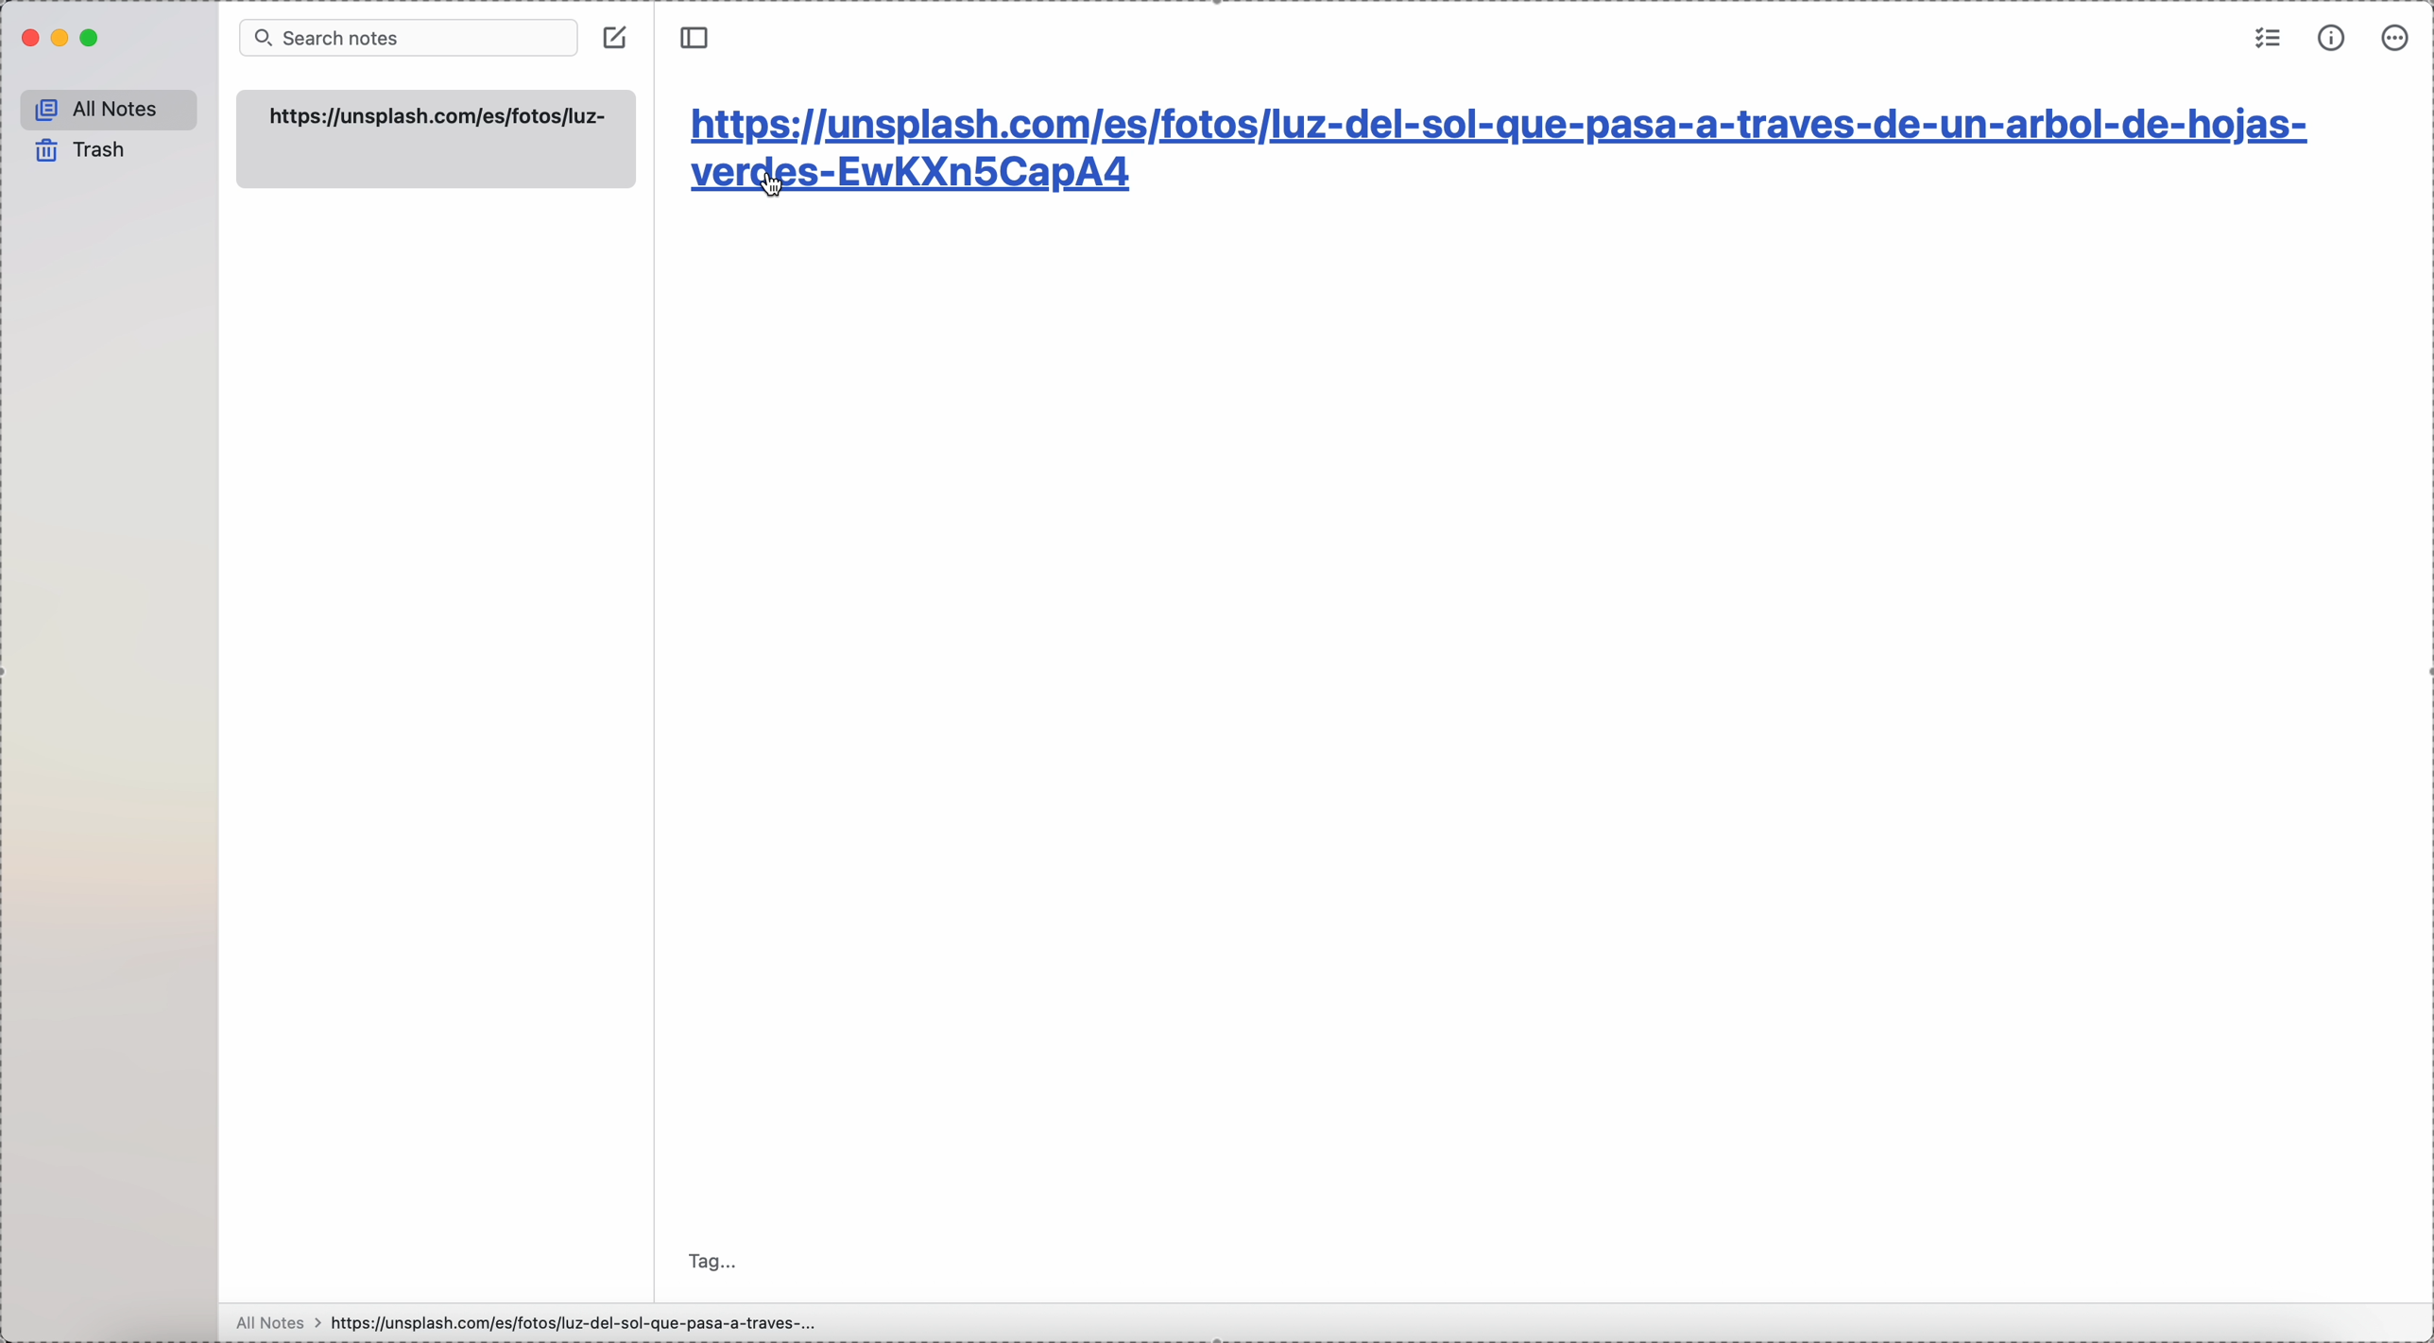 Image resolution: width=2434 pixels, height=1343 pixels. Describe the element at coordinates (439, 118) in the screenshot. I see `url` at that location.